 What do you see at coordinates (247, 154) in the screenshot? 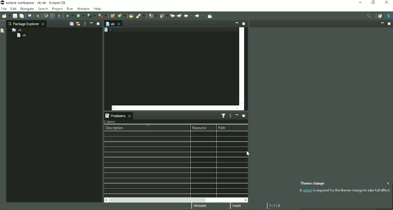
I see `Cursor` at bounding box center [247, 154].